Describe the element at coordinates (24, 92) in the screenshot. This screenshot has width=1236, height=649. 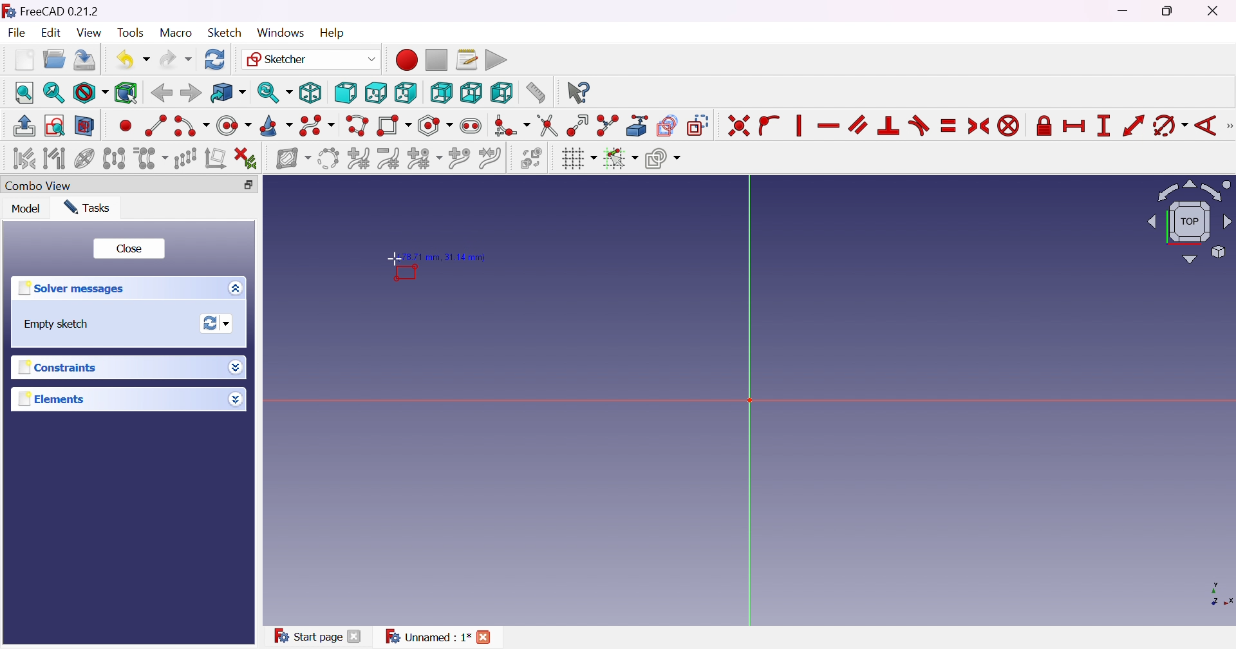
I see `Fit all` at that location.